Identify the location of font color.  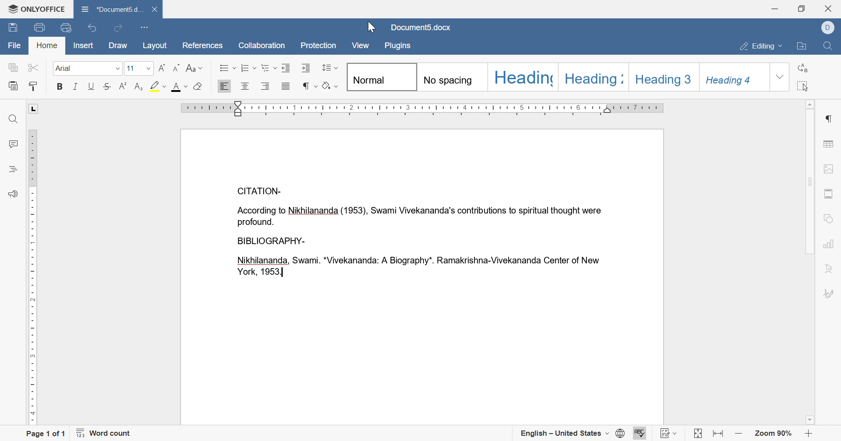
(179, 88).